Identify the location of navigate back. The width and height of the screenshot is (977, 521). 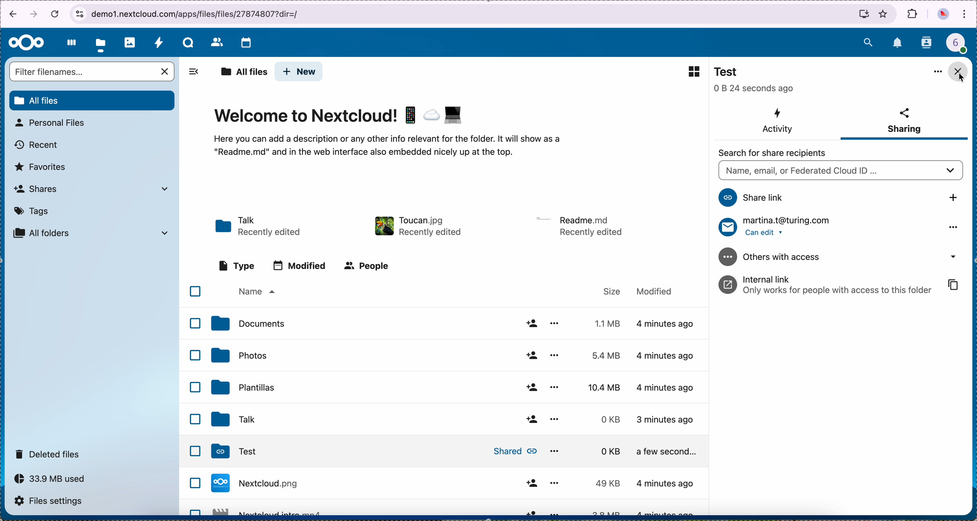
(10, 16).